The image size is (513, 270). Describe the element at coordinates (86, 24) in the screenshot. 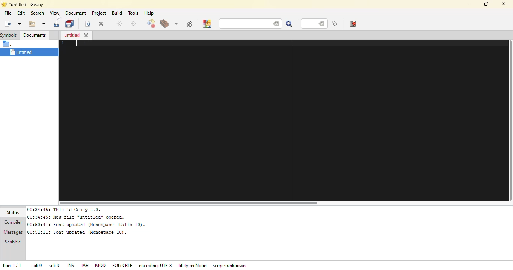

I see `reload` at that location.